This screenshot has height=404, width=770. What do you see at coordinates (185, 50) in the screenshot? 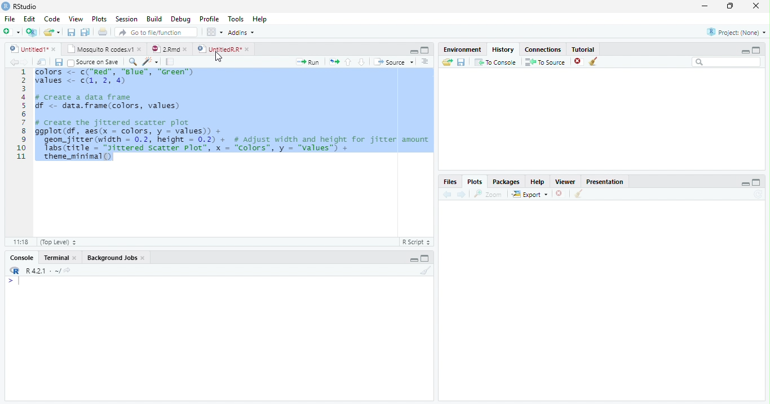
I see `close` at bounding box center [185, 50].